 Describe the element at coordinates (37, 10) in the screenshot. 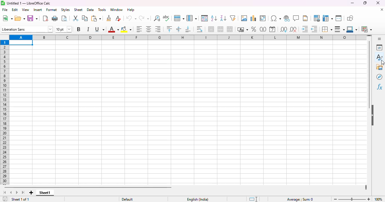

I see `insert` at that location.